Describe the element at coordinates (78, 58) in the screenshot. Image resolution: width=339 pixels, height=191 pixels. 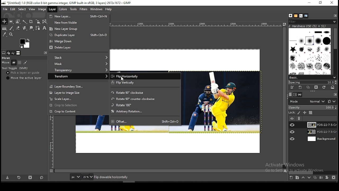
I see `stack` at that location.